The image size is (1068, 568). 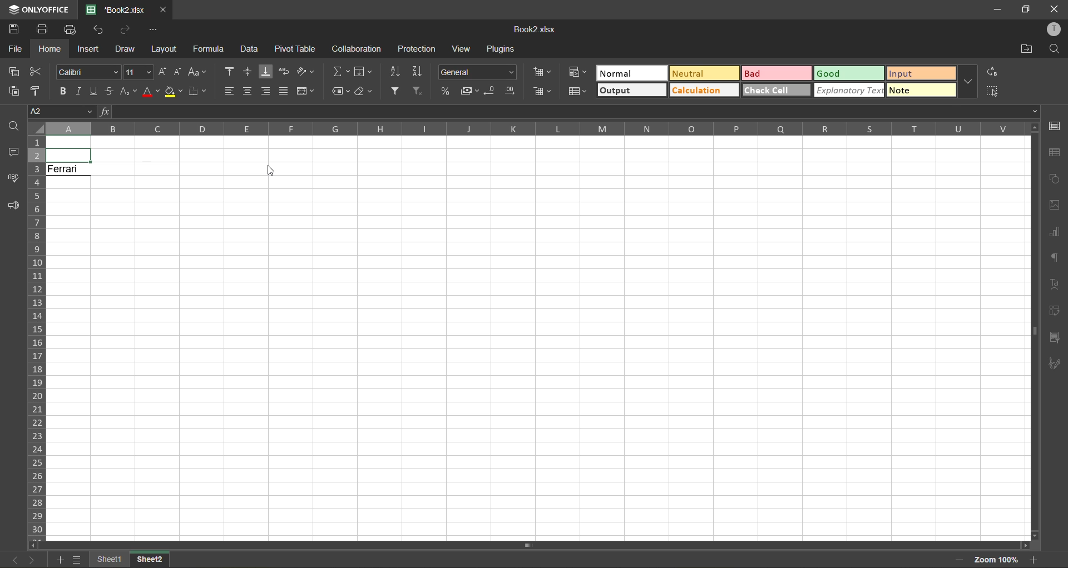 I want to click on file, so click(x=15, y=48).